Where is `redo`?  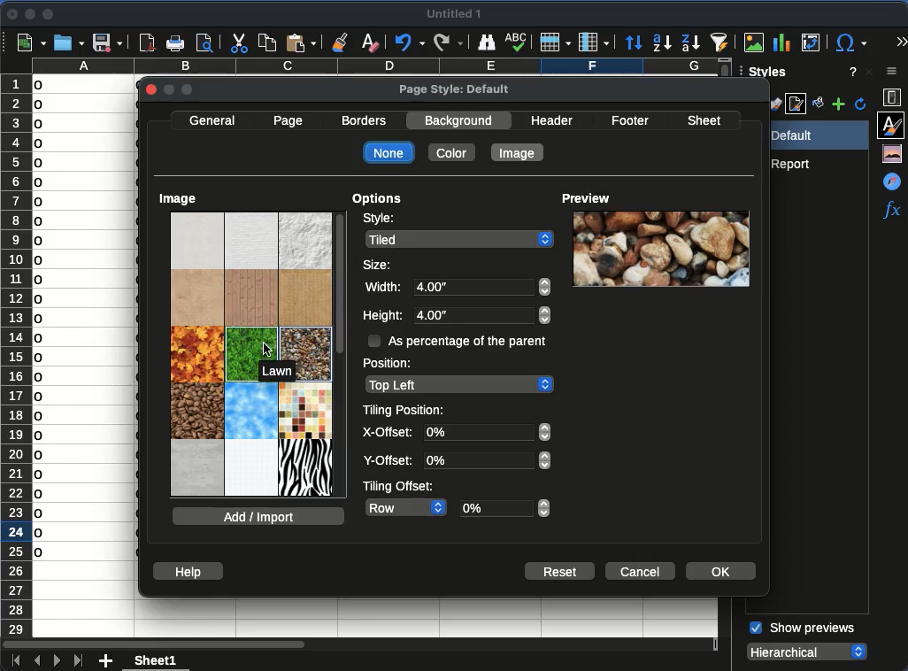 redo is located at coordinates (448, 41).